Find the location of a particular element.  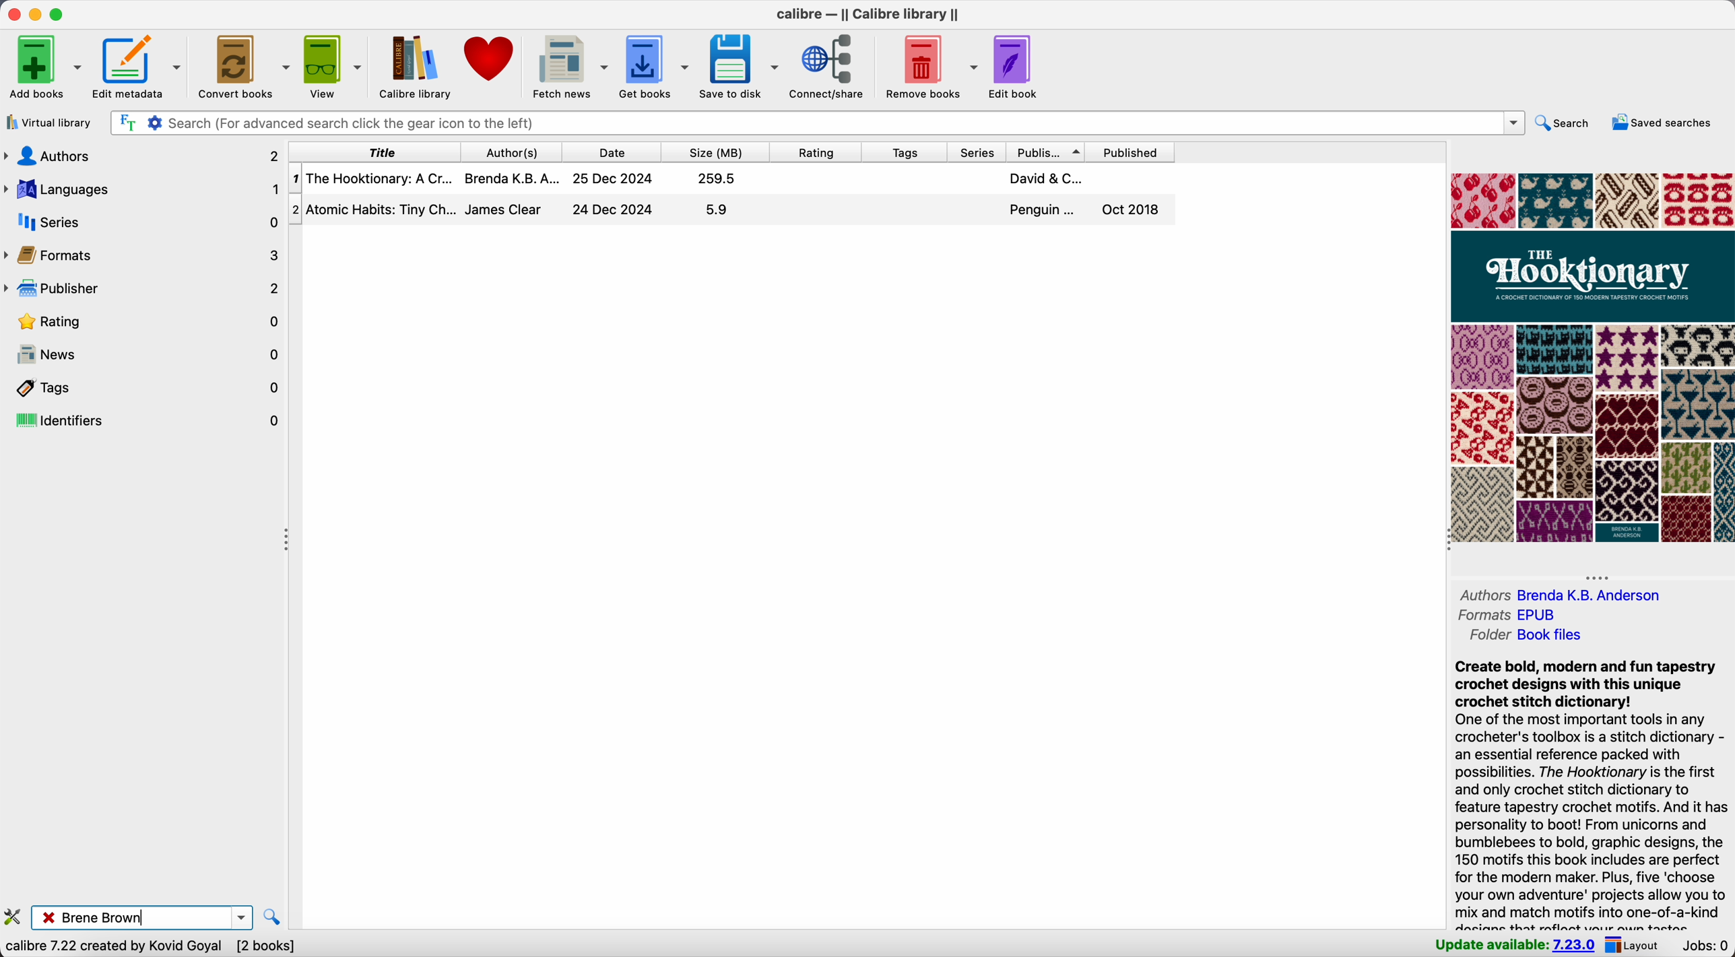

Calibre is located at coordinates (872, 14).